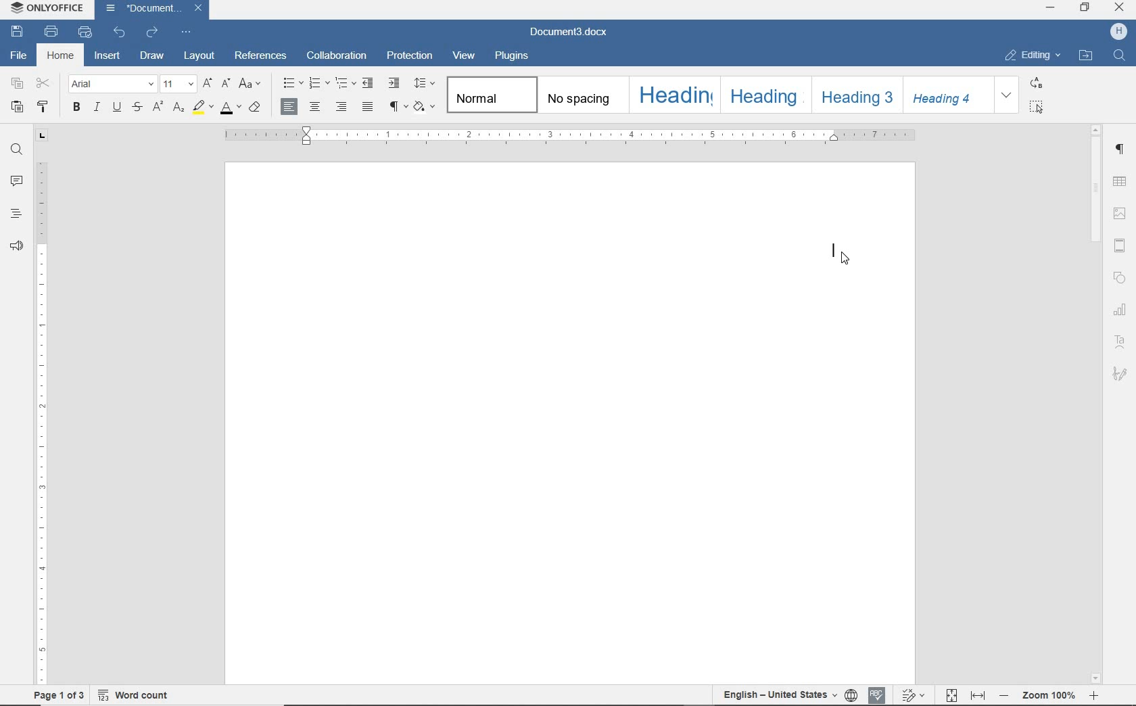  I want to click on SAVE, so click(19, 31).